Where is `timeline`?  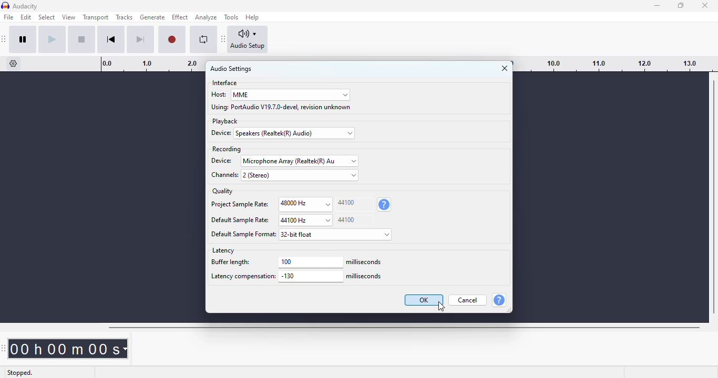
timeline is located at coordinates (616, 64).